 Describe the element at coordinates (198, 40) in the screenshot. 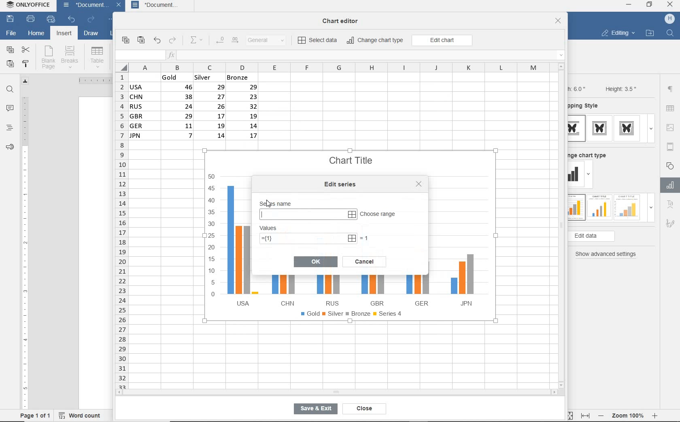

I see `summation` at that location.